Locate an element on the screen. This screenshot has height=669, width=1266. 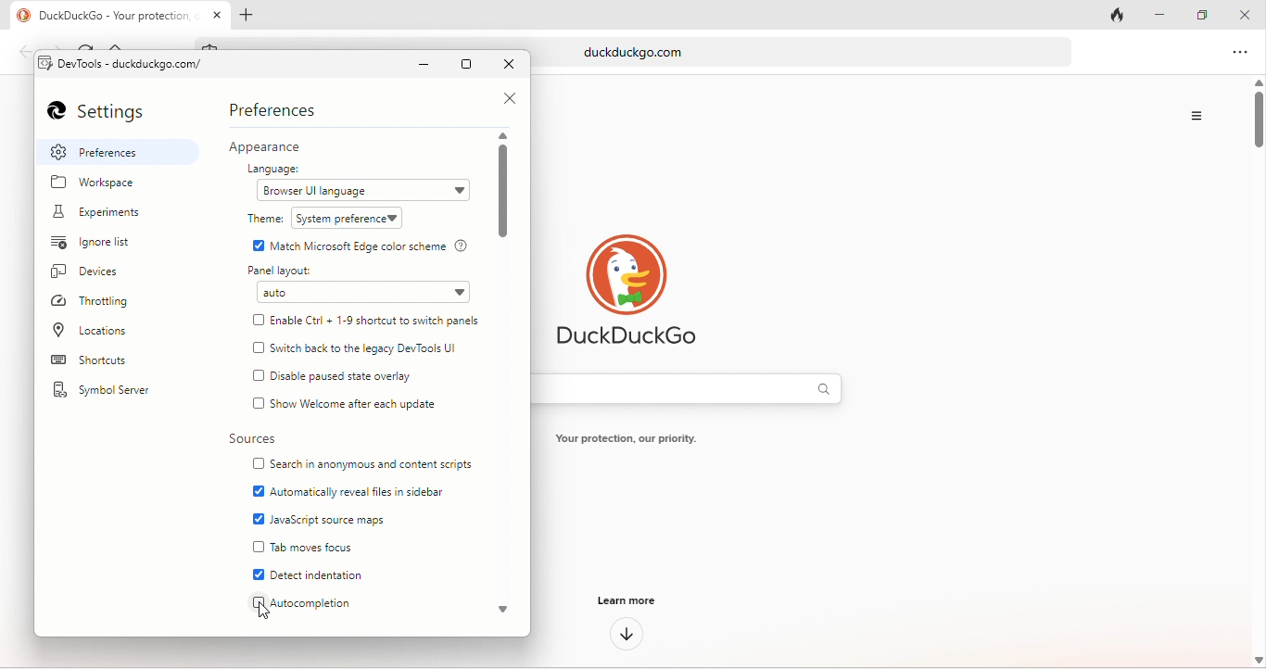
Autocompletion is located at coordinates (311, 603).